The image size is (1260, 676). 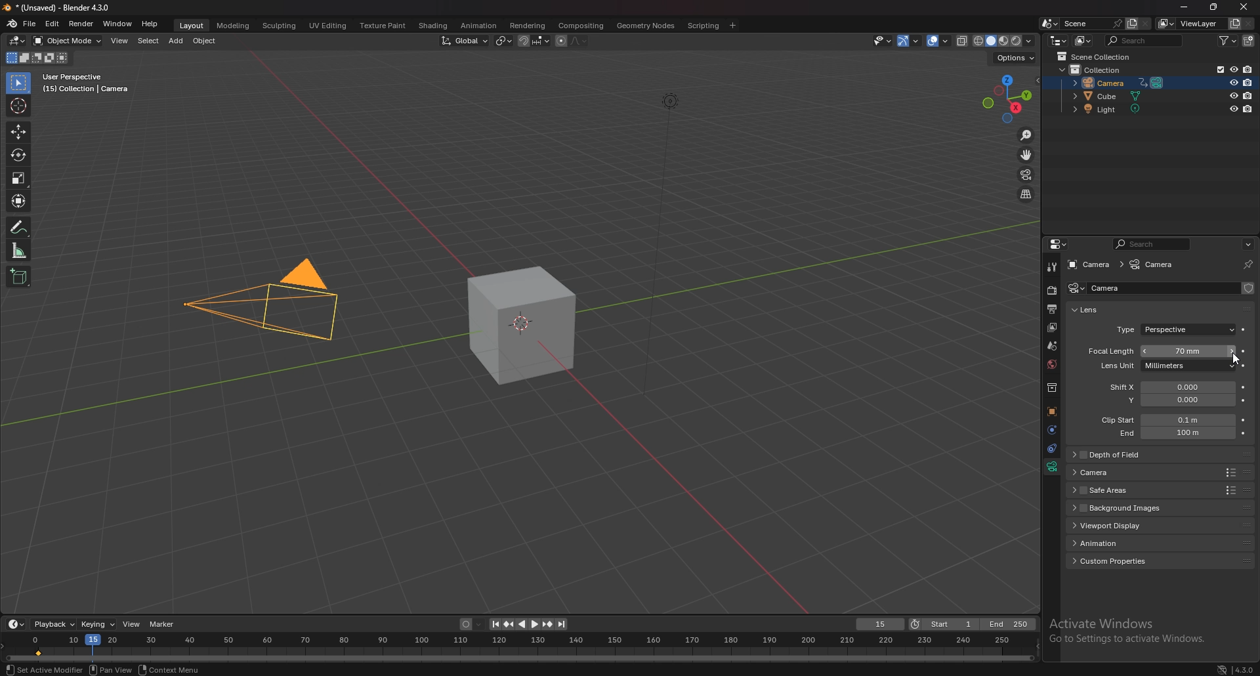 I want to click on , so click(x=1230, y=667).